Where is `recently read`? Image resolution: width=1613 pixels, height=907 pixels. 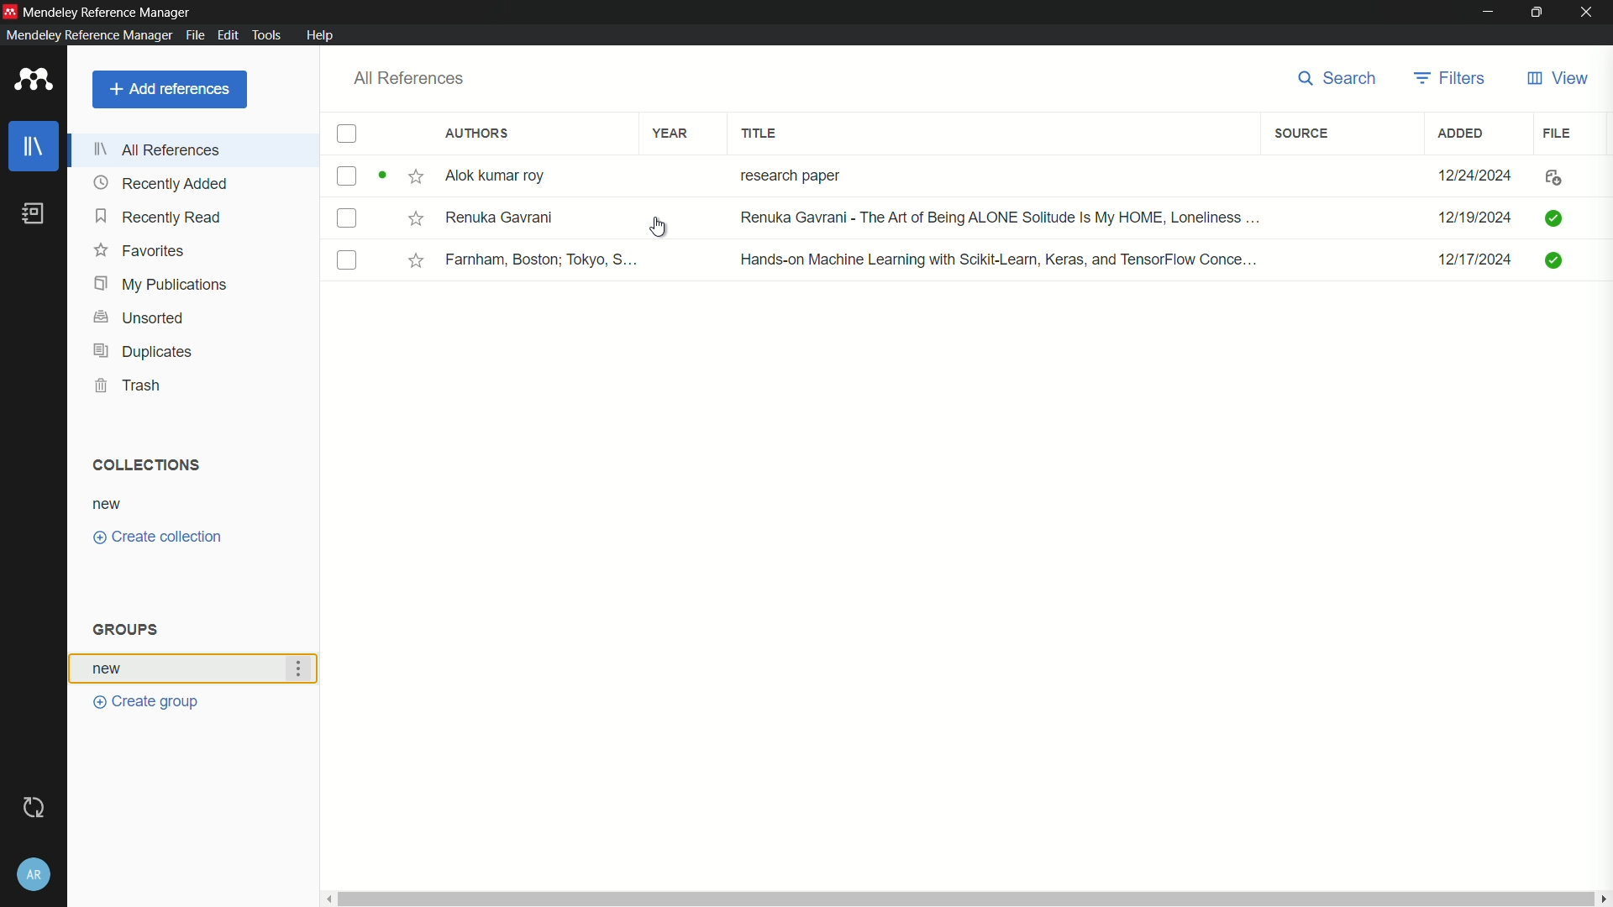
recently read is located at coordinates (160, 218).